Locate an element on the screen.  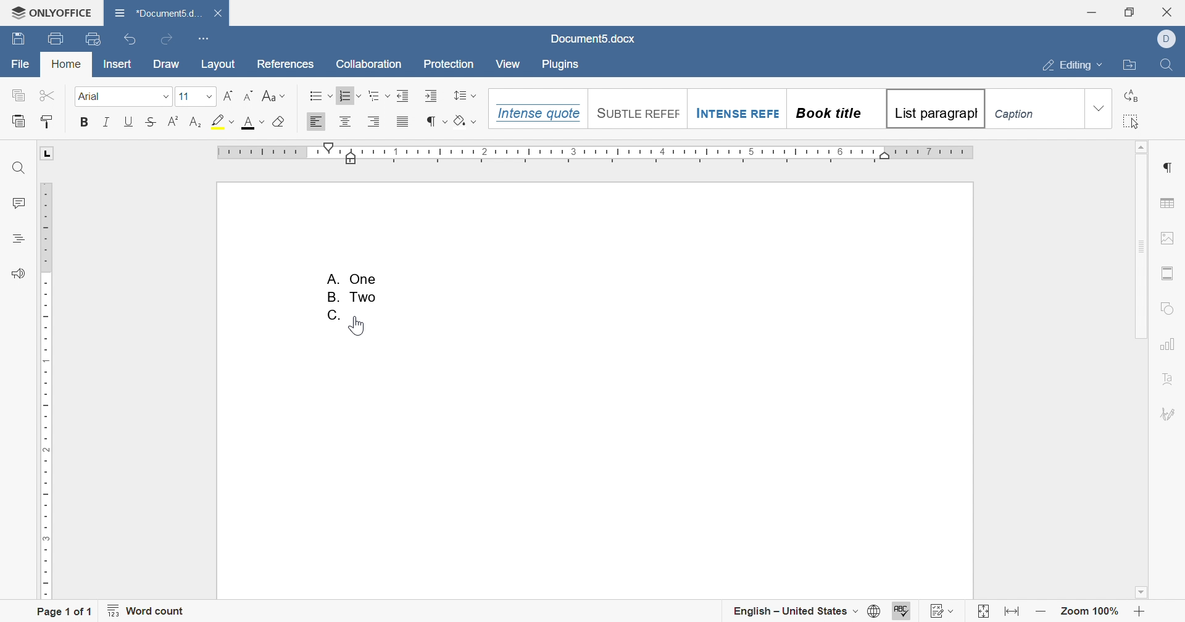
highlight color is located at coordinates (225, 120).